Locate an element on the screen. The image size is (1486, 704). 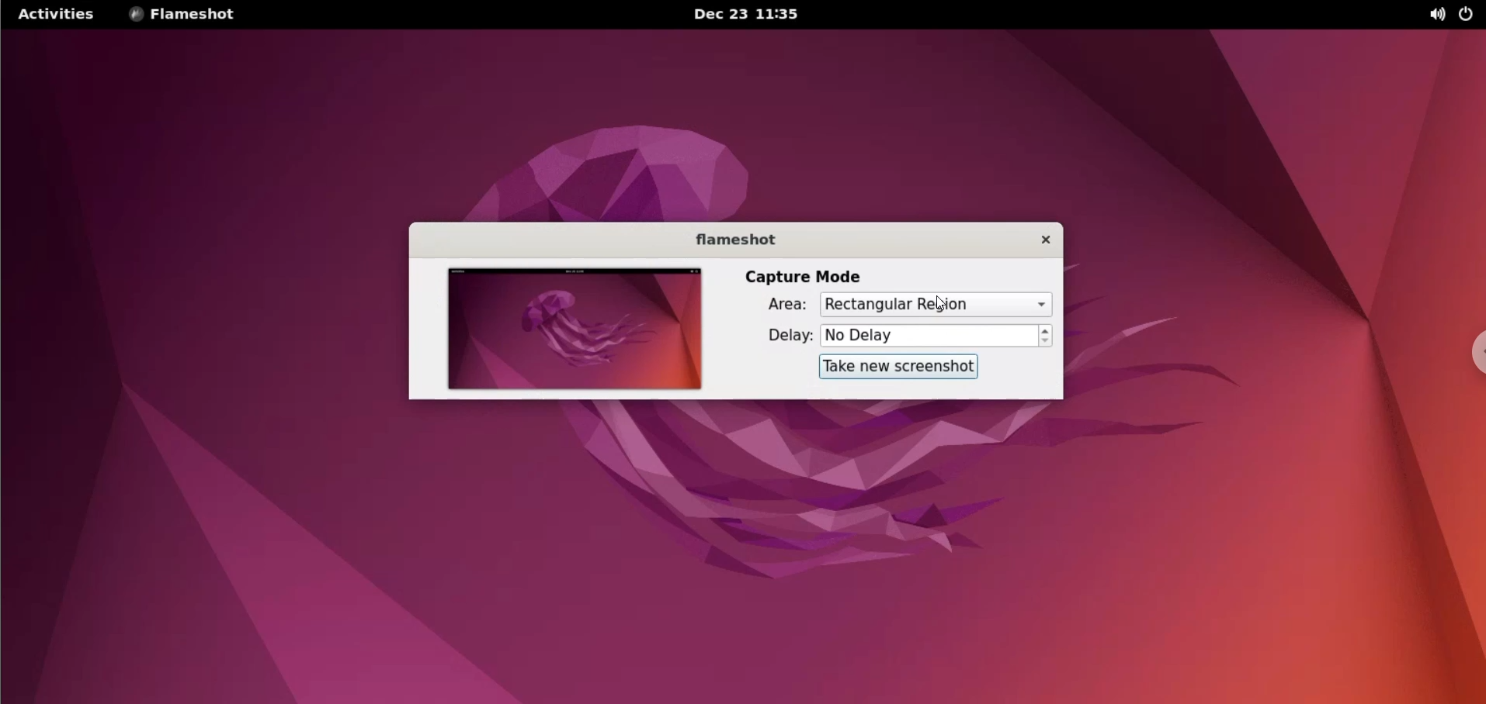
No Delay is located at coordinates (928, 336).